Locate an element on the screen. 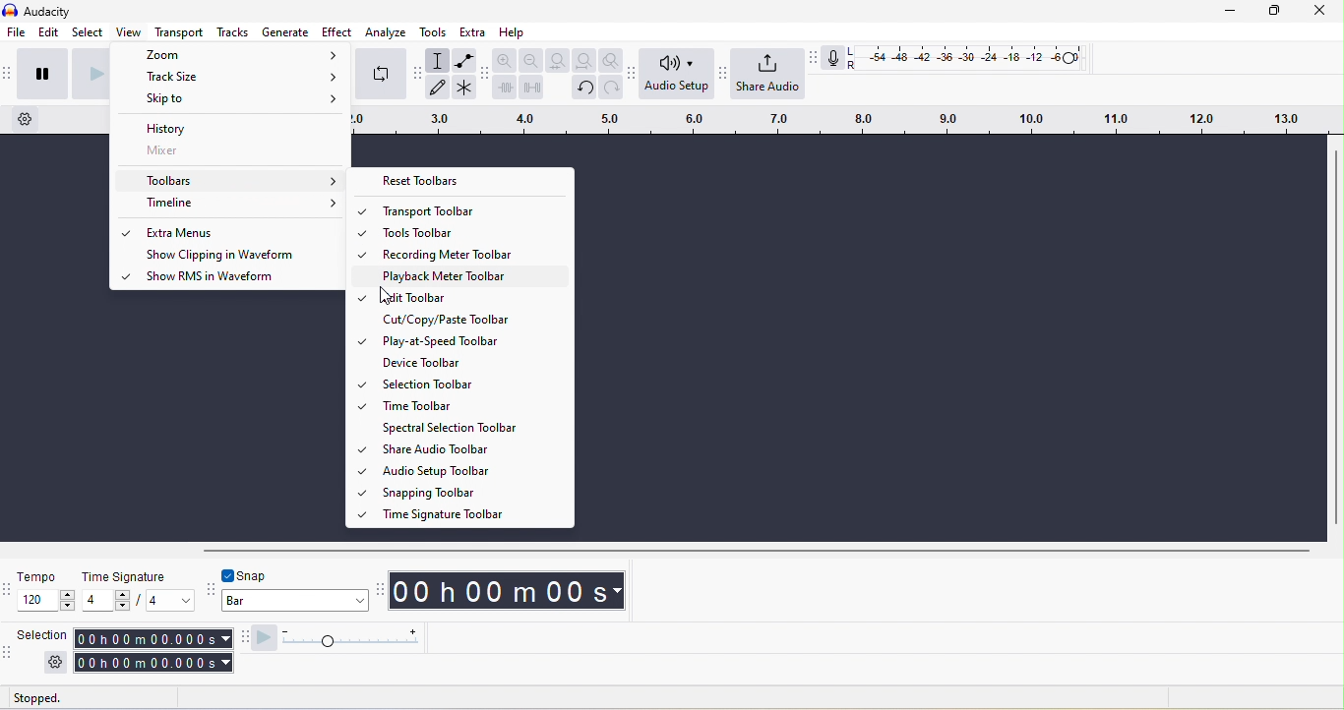  Edit toolbar is located at coordinates (471, 296).